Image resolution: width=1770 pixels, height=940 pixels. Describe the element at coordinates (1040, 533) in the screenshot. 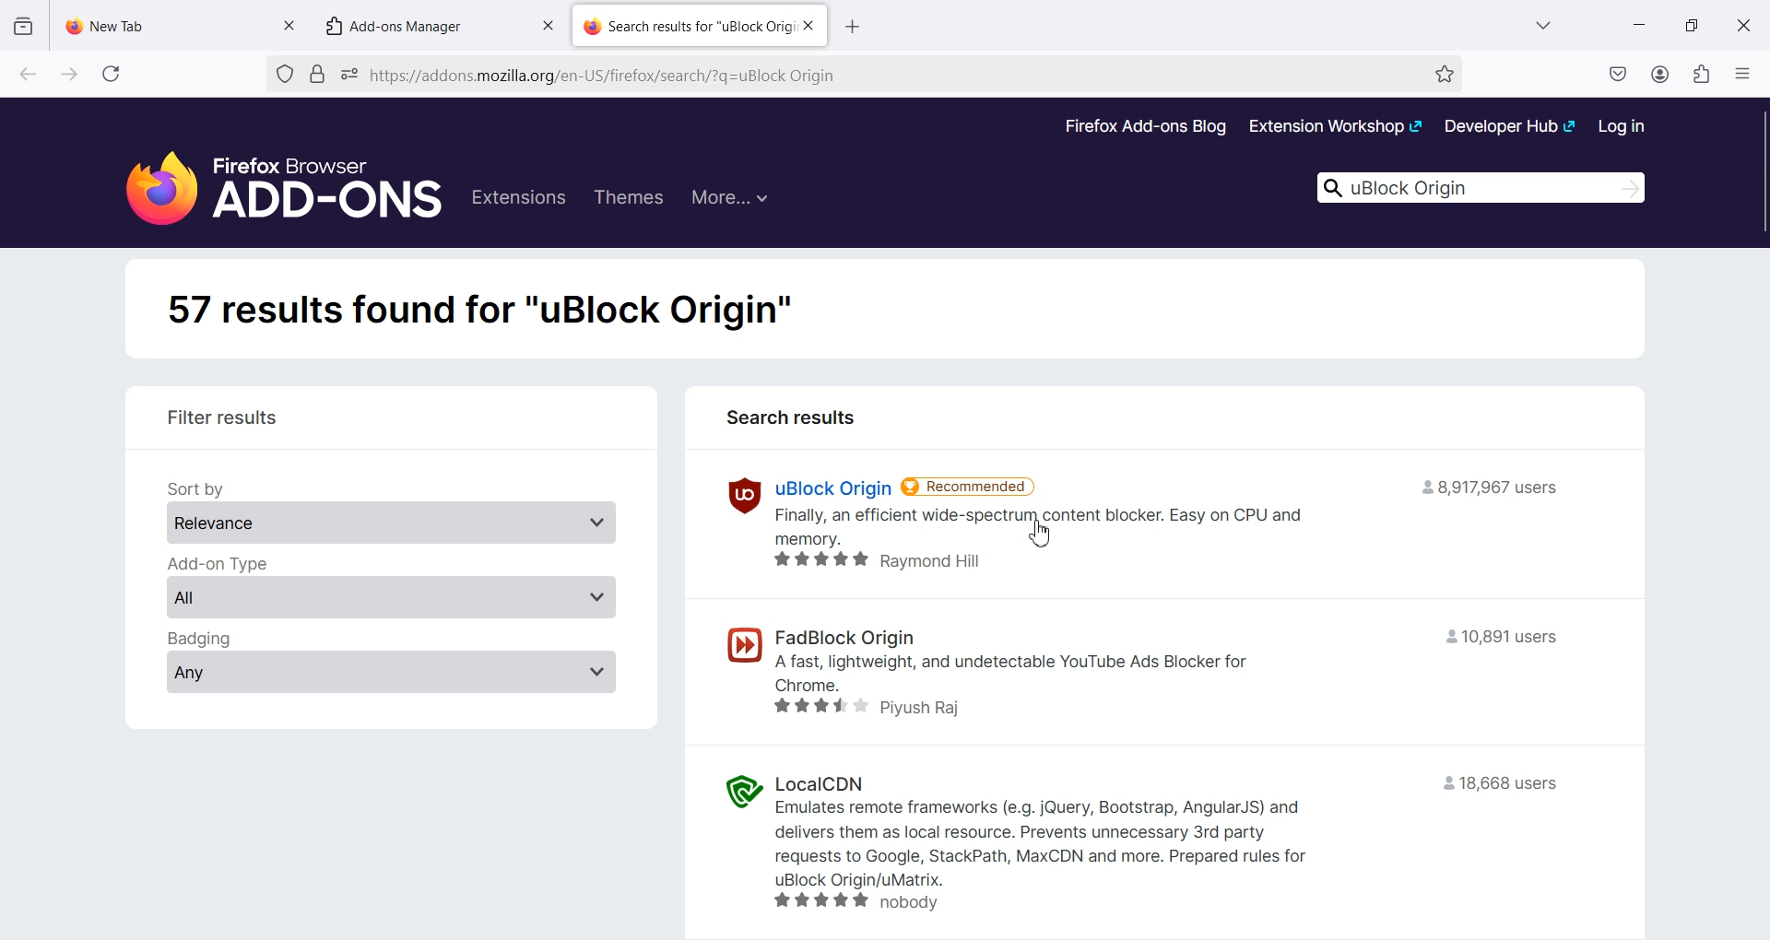

I see `Cursor` at that location.